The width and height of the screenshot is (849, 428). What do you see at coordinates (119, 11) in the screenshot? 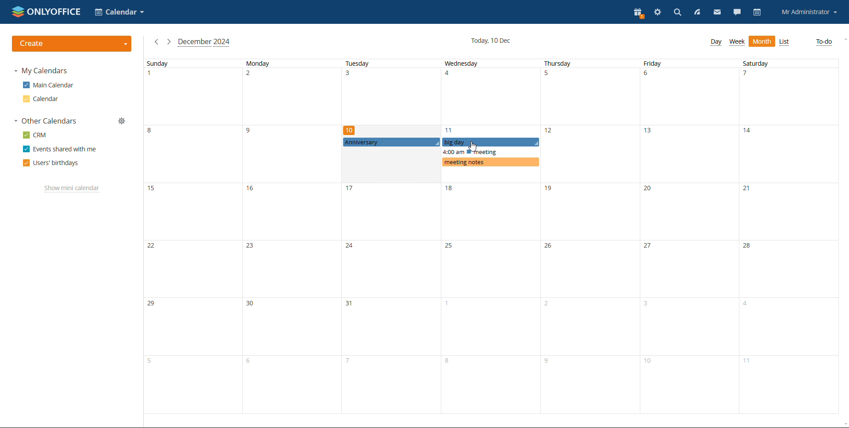
I see `select application` at bounding box center [119, 11].